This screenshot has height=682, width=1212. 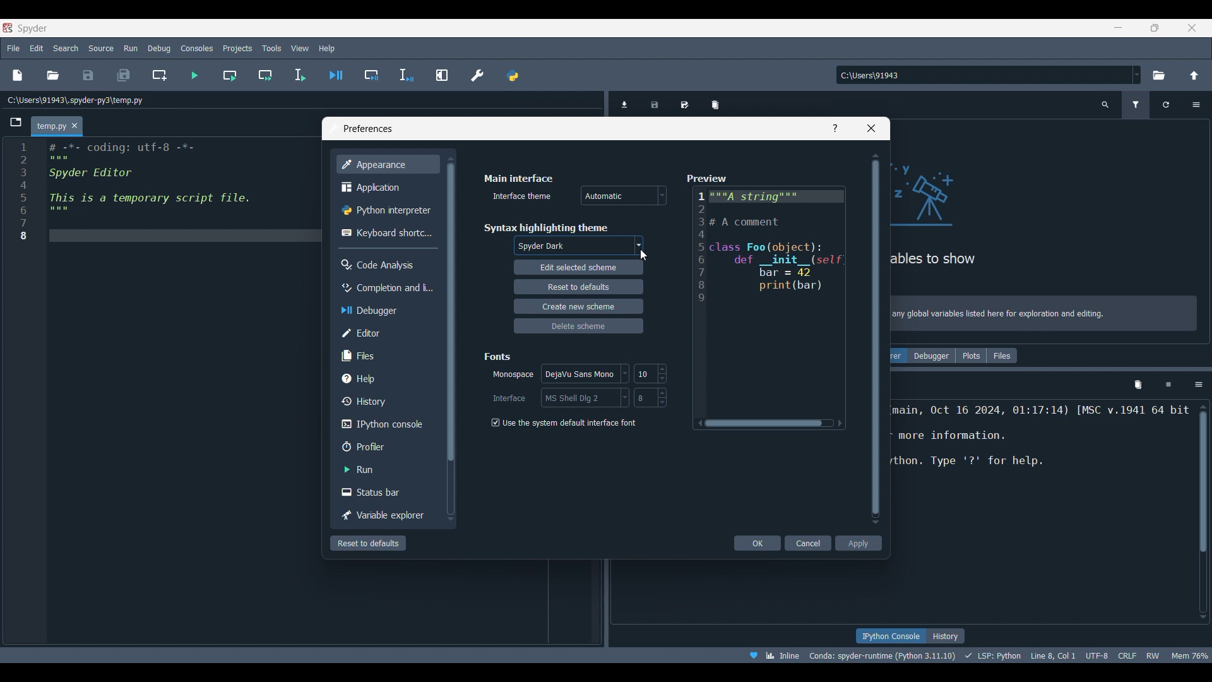 What do you see at coordinates (1194, 75) in the screenshot?
I see `Change to parent directory` at bounding box center [1194, 75].